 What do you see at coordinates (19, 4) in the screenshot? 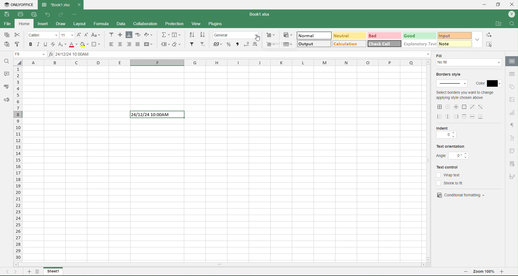
I see `ONLYOFFICE` at bounding box center [19, 4].